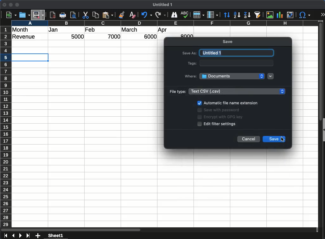  What do you see at coordinates (24, 15) in the screenshot?
I see `open` at bounding box center [24, 15].